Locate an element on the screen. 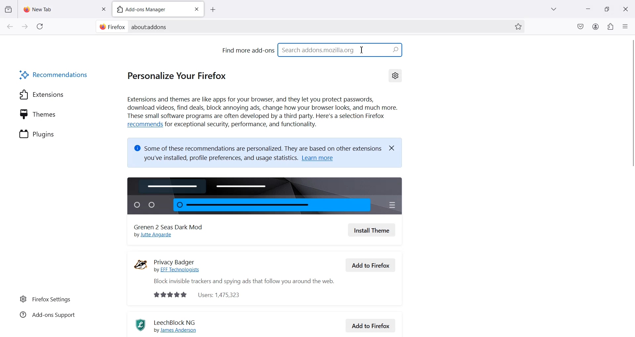  Add to Firefox is located at coordinates (371, 265).